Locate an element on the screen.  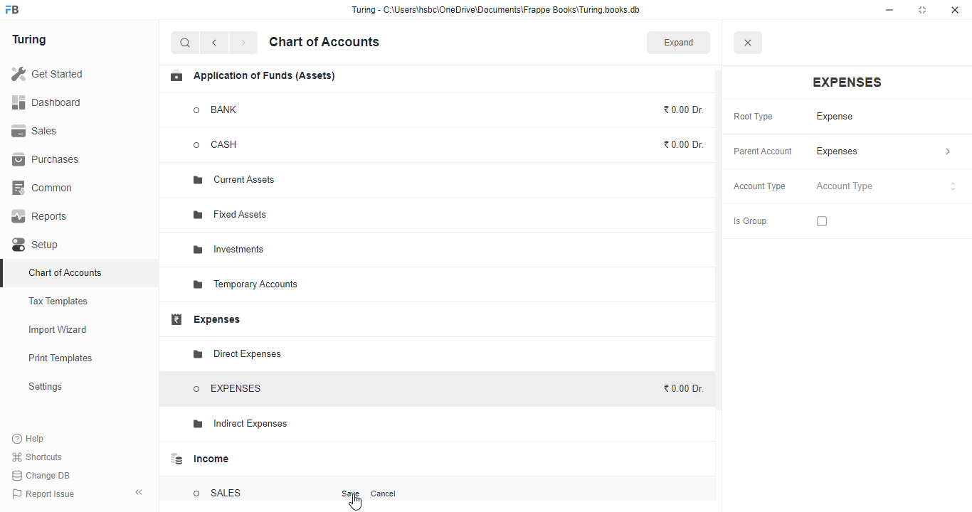
BANK  is located at coordinates (216, 110).